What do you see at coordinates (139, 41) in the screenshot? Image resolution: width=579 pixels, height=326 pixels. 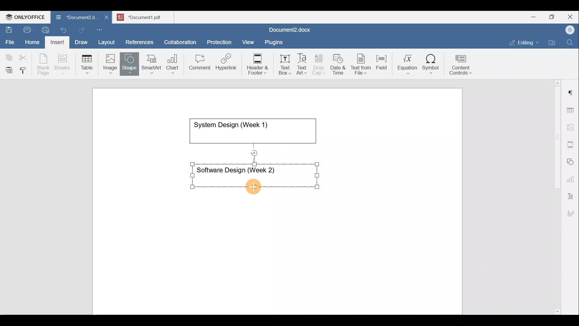 I see `References` at bounding box center [139, 41].